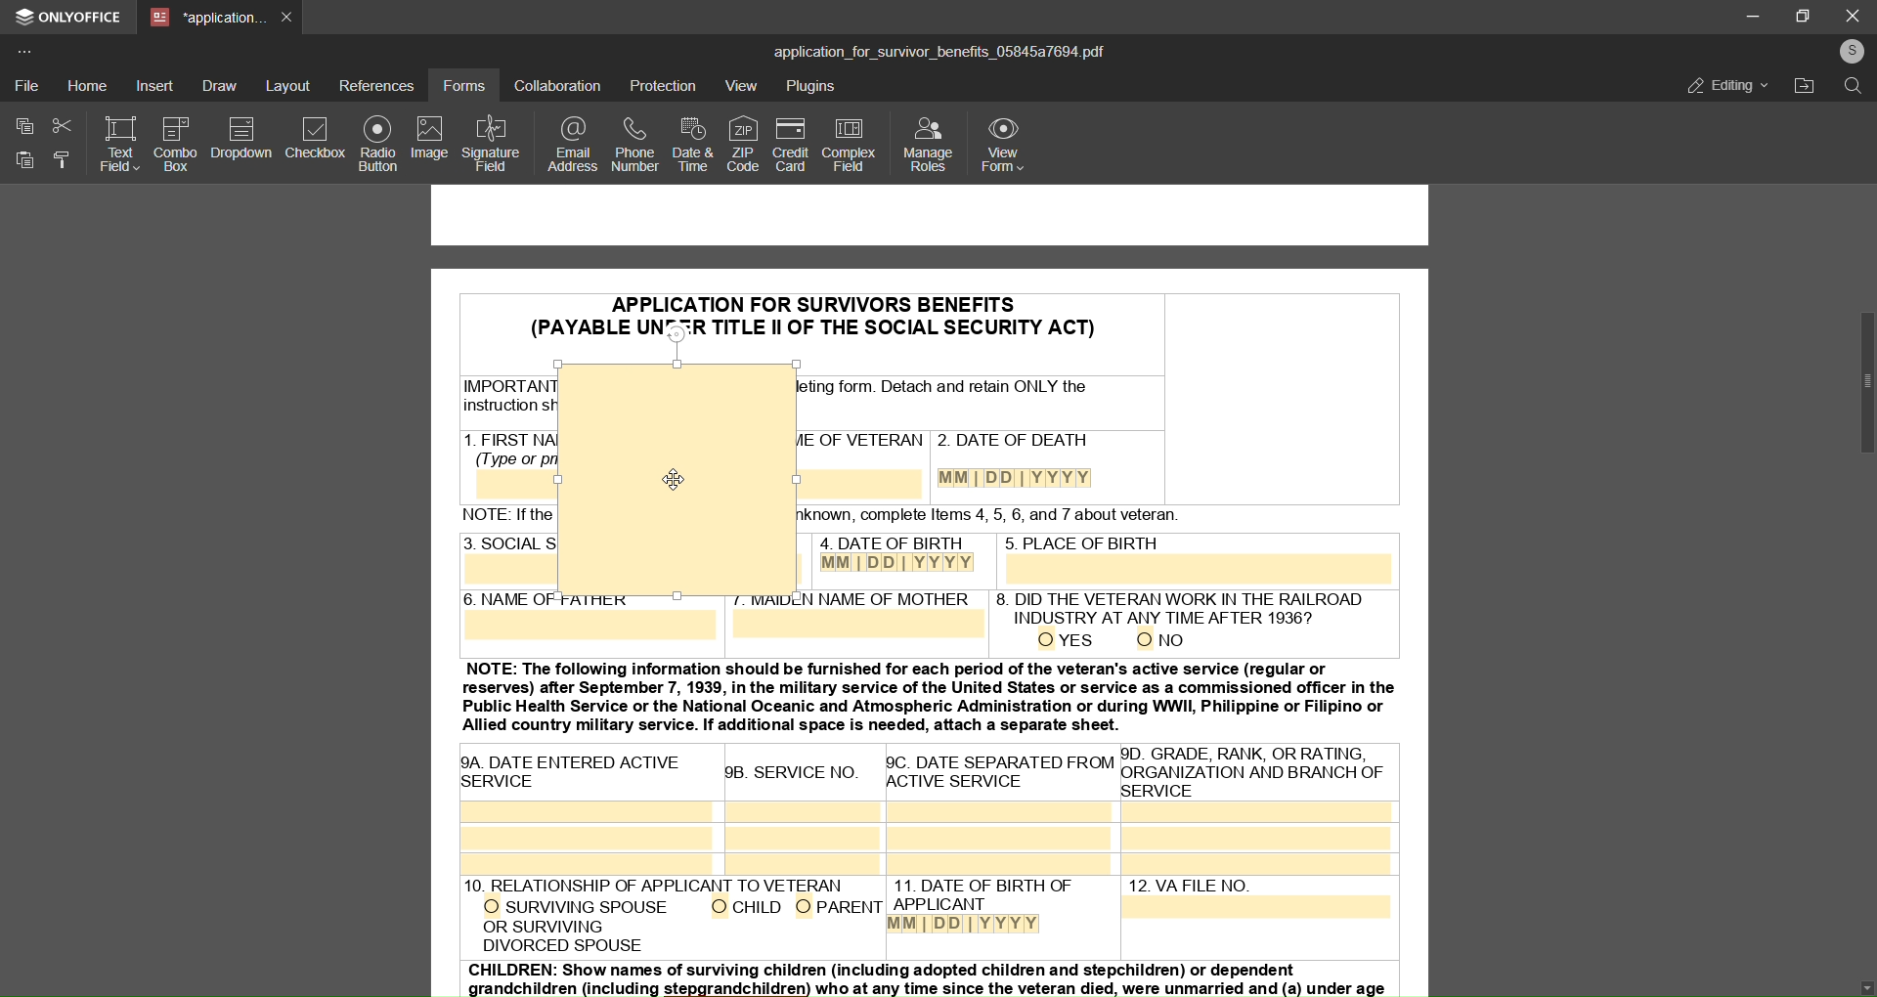 The width and height of the screenshot is (1877, 997). What do you see at coordinates (463, 85) in the screenshot?
I see `forms` at bounding box center [463, 85].